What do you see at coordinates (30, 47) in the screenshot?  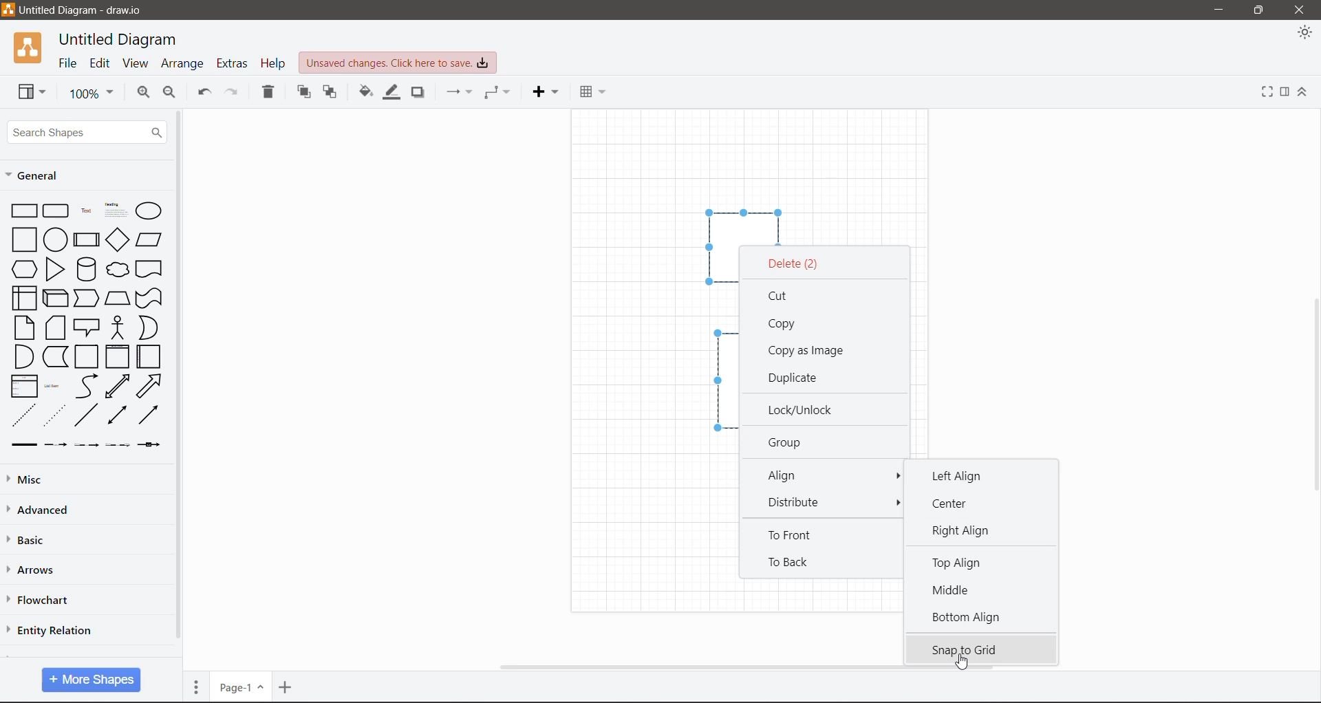 I see `Application Logo` at bounding box center [30, 47].